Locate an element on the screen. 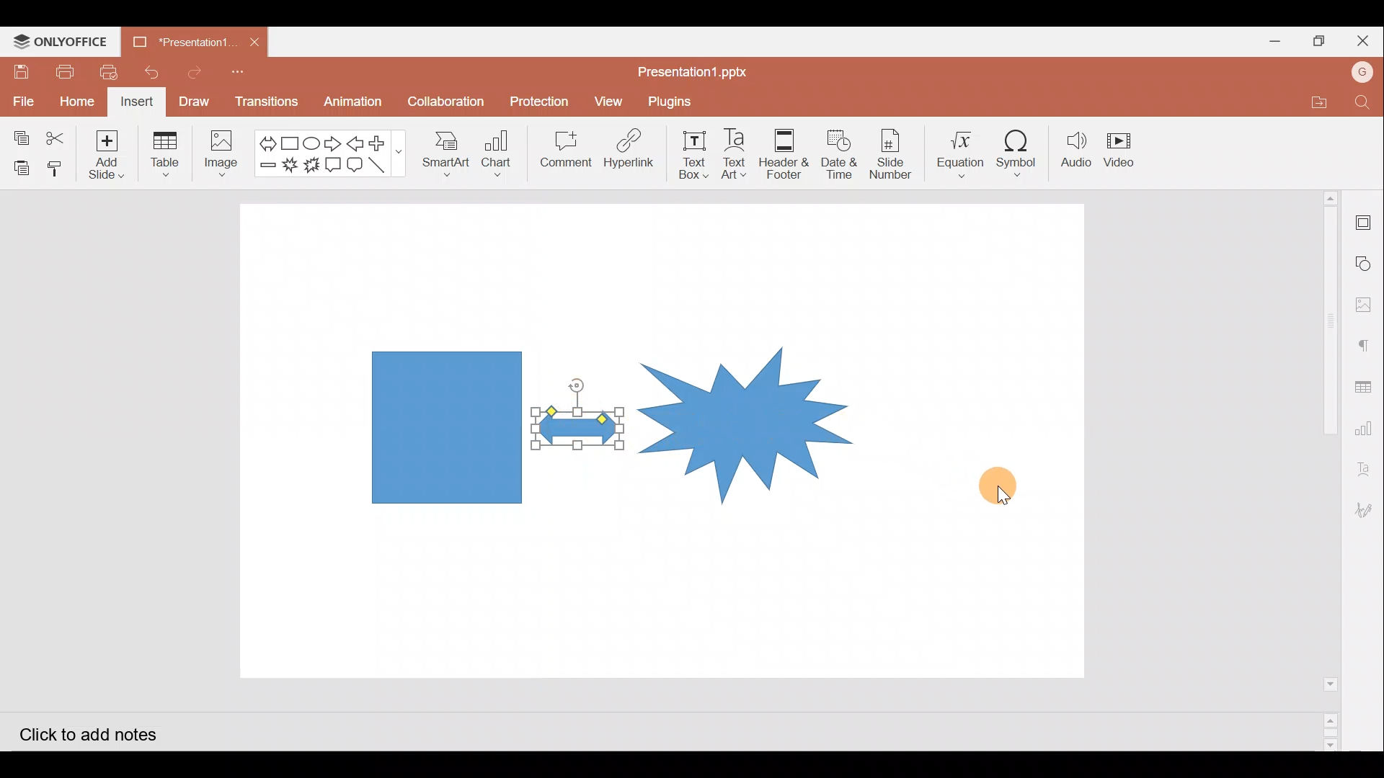  Chart is located at coordinates (500, 158).